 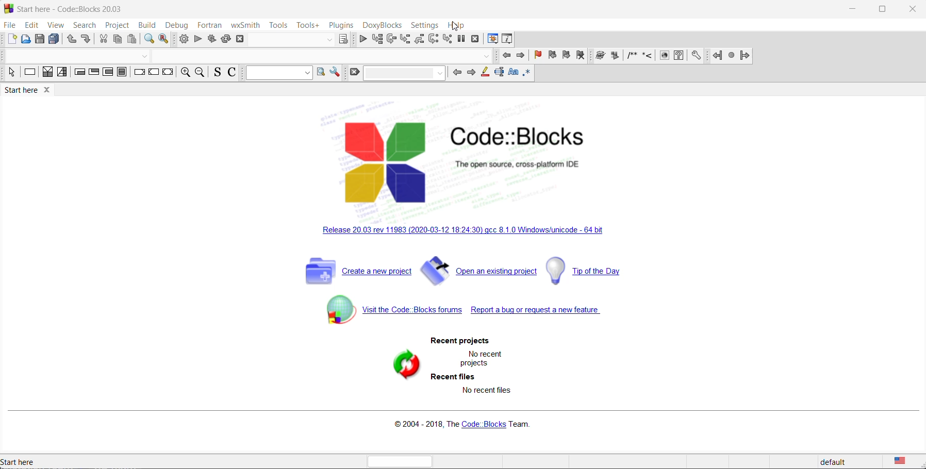 I want to click on next , so click(x=521, y=56).